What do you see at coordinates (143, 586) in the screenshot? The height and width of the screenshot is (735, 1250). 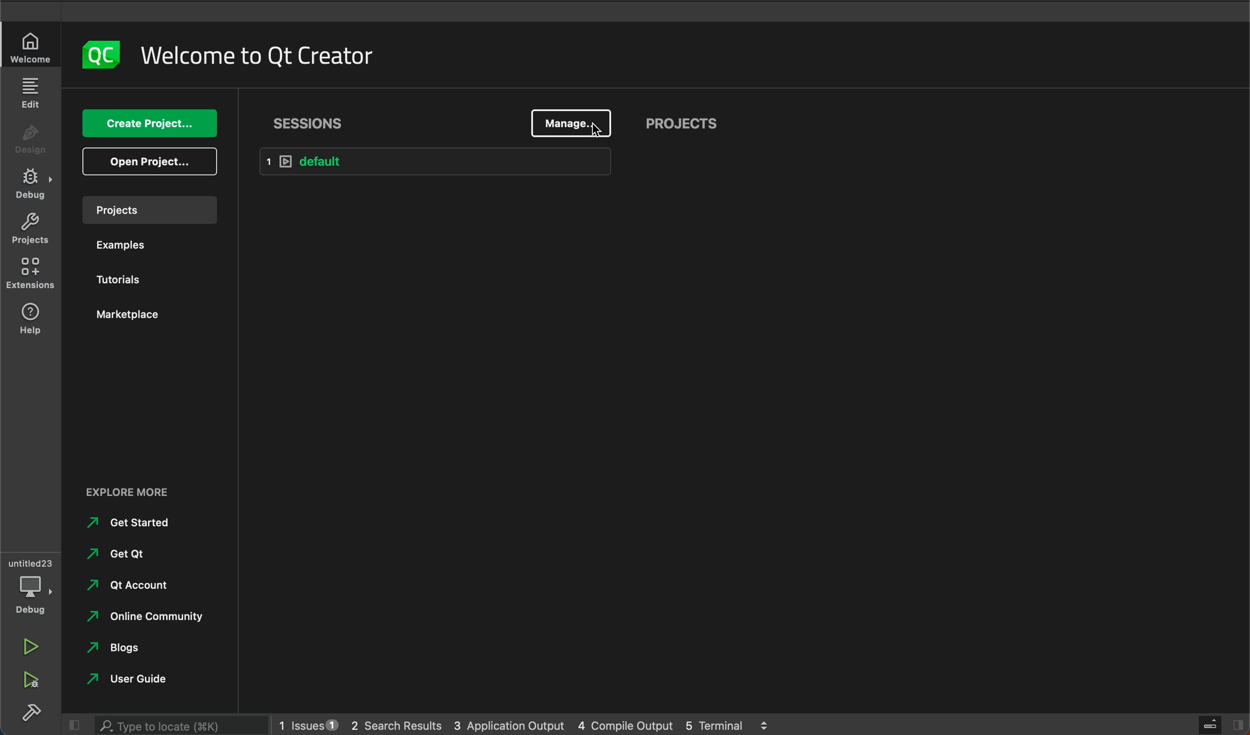 I see `qt account` at bounding box center [143, 586].